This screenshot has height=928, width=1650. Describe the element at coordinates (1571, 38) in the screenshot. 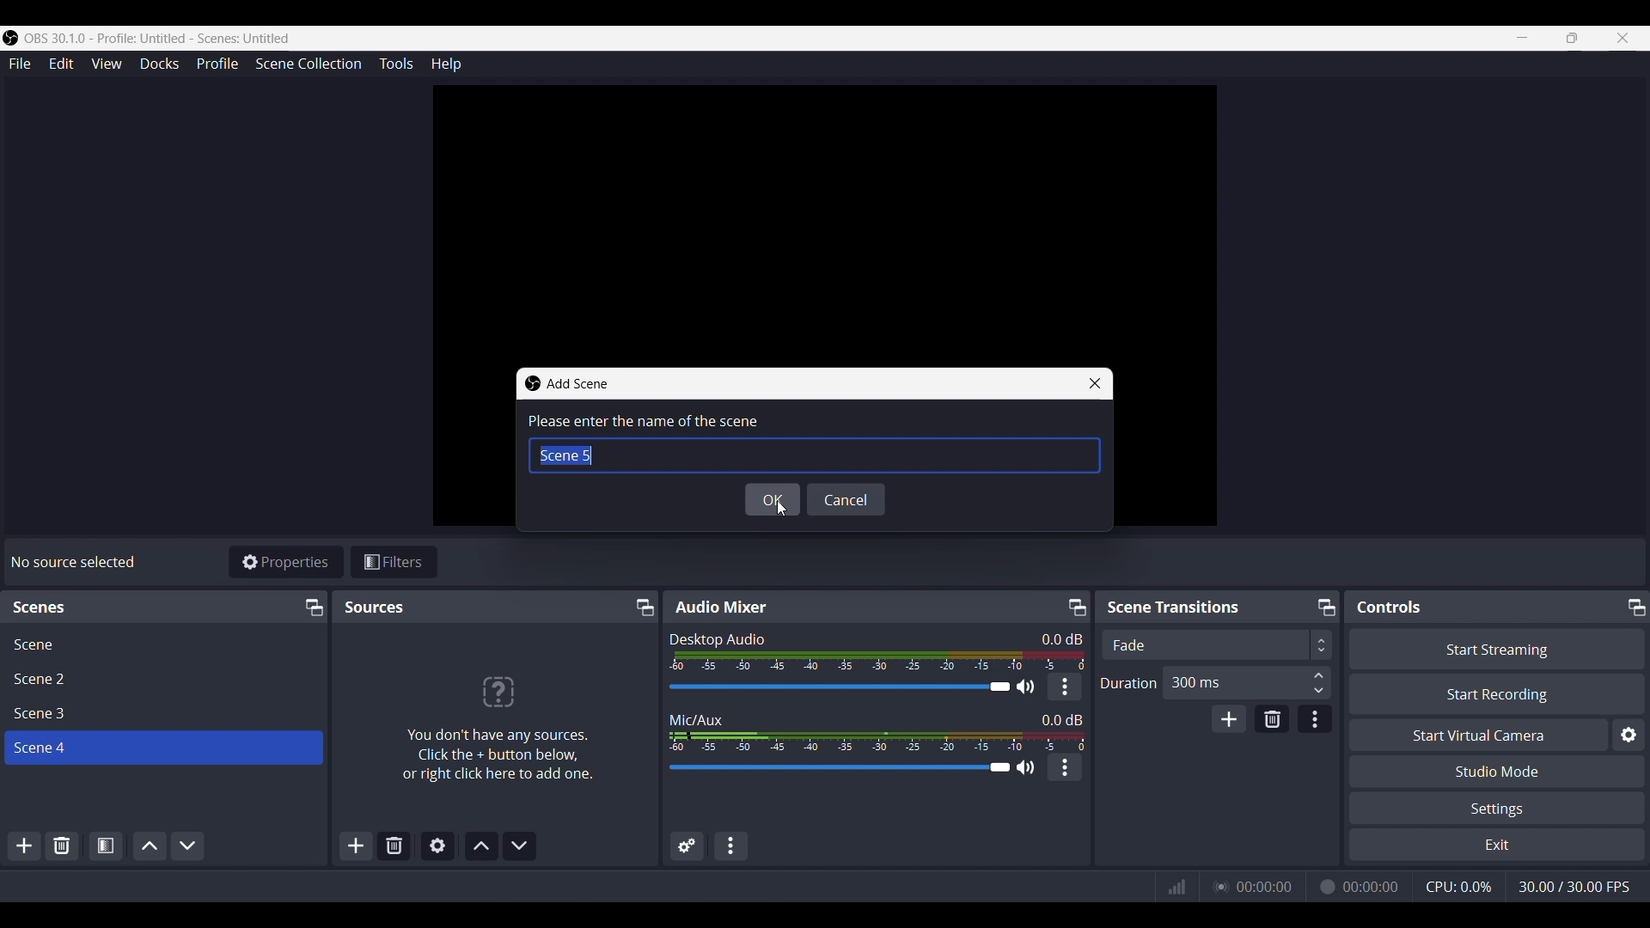

I see `Maximize` at that location.